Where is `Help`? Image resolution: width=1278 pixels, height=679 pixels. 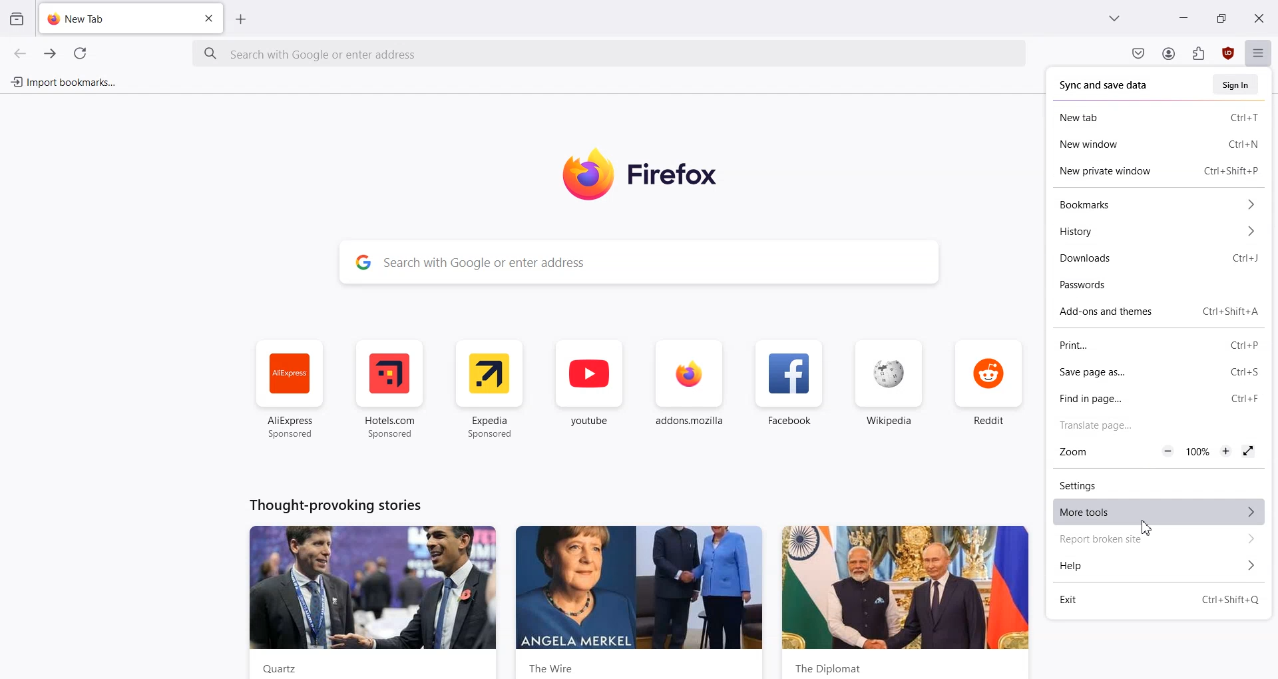
Help is located at coordinates (1155, 566).